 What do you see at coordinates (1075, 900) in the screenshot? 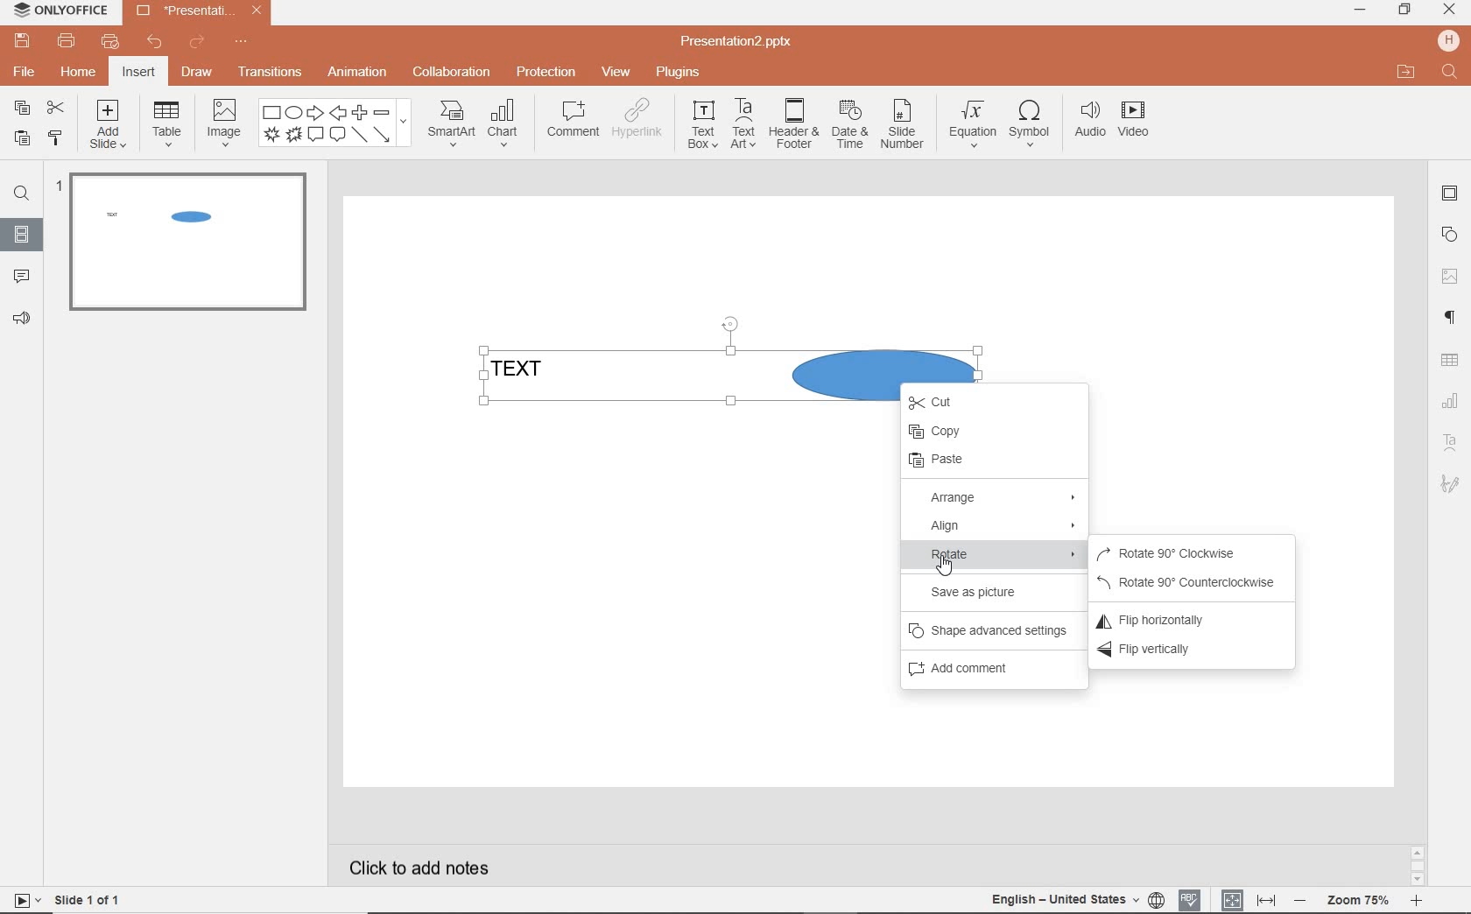
I see `TEXT LANGUAGE` at bounding box center [1075, 900].